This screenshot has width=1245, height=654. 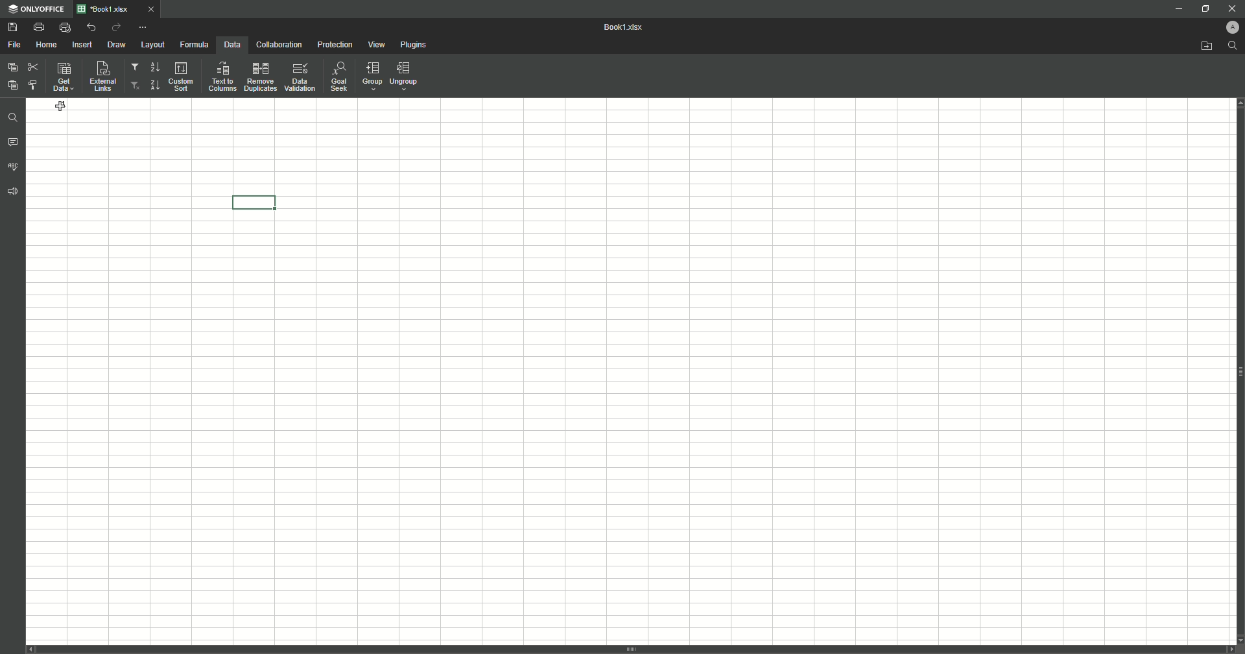 What do you see at coordinates (415, 45) in the screenshot?
I see `Plugins` at bounding box center [415, 45].